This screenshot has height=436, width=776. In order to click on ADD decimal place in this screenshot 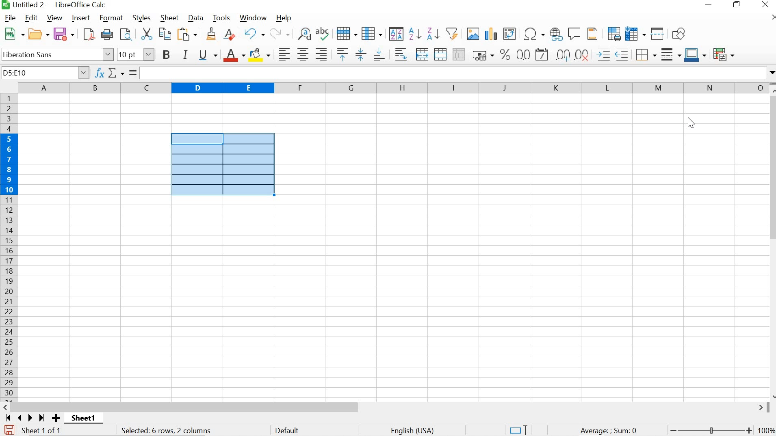, I will do `click(564, 55)`.